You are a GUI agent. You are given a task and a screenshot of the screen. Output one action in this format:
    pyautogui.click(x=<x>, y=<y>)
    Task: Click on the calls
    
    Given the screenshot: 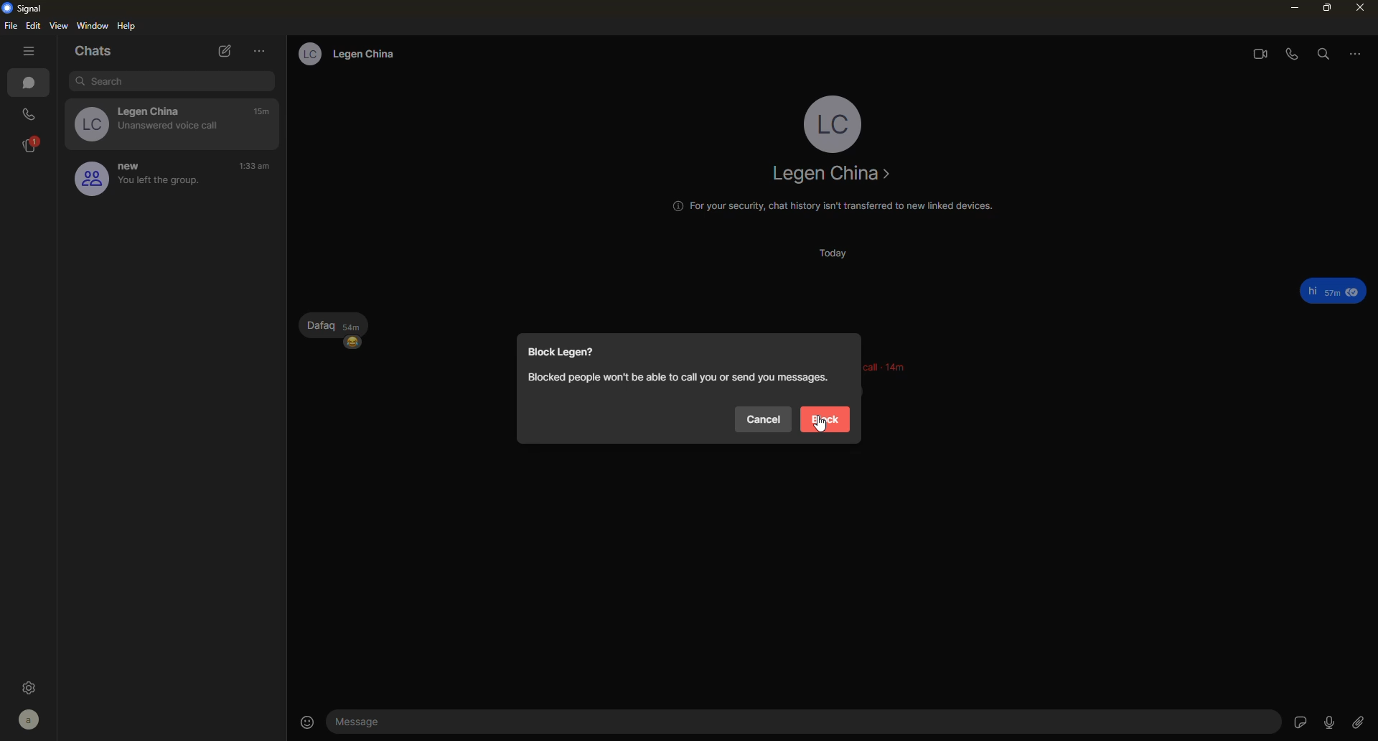 What is the action you would take?
    pyautogui.click(x=30, y=113)
    